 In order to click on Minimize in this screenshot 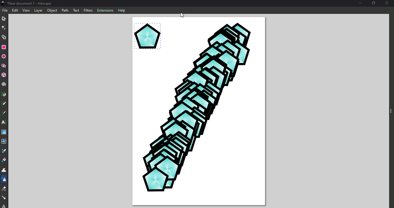, I will do `click(361, 4)`.